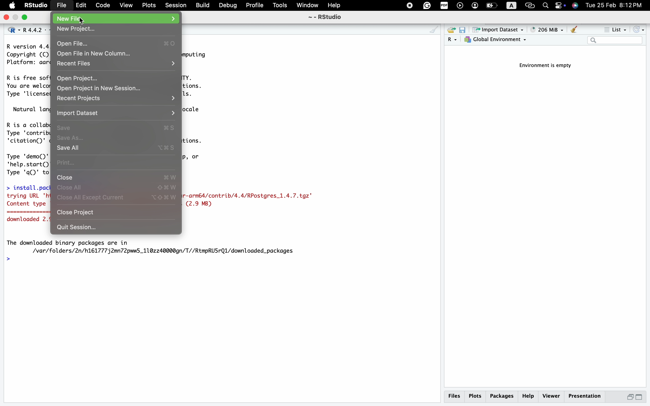 The image size is (650, 406). Describe the element at coordinates (547, 30) in the screenshot. I see `148 MiB` at that location.